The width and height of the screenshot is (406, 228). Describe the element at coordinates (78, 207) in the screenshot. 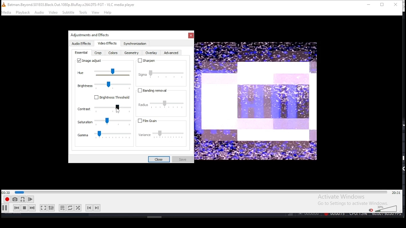

I see `random` at that location.